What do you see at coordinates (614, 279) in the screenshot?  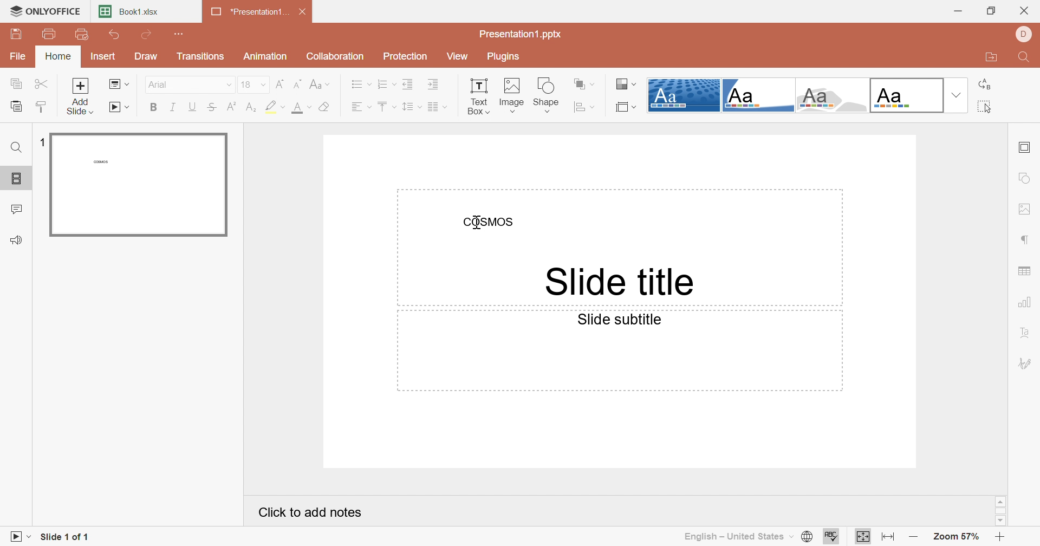 I see `Side title` at bounding box center [614, 279].